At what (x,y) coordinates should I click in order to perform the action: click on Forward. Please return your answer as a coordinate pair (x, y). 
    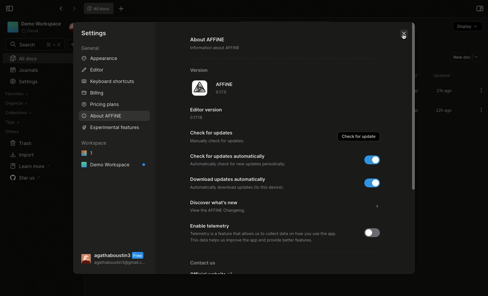
    Looking at the image, I should click on (74, 9).